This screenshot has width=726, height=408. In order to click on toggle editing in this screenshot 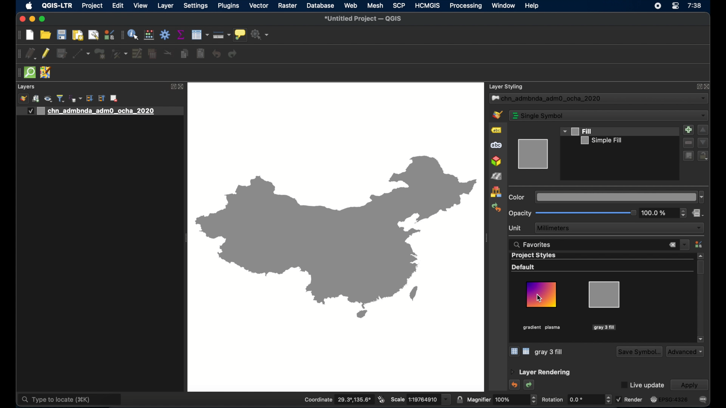, I will do `click(46, 53)`.